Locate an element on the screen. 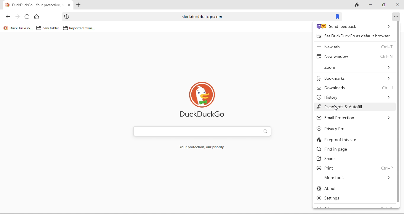  icon is located at coordinates (67, 17).